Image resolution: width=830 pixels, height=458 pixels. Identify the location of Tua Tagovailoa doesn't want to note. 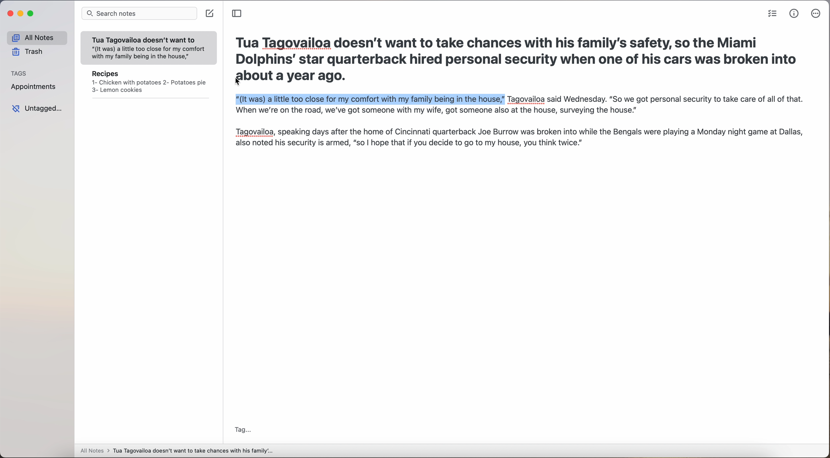
(149, 48).